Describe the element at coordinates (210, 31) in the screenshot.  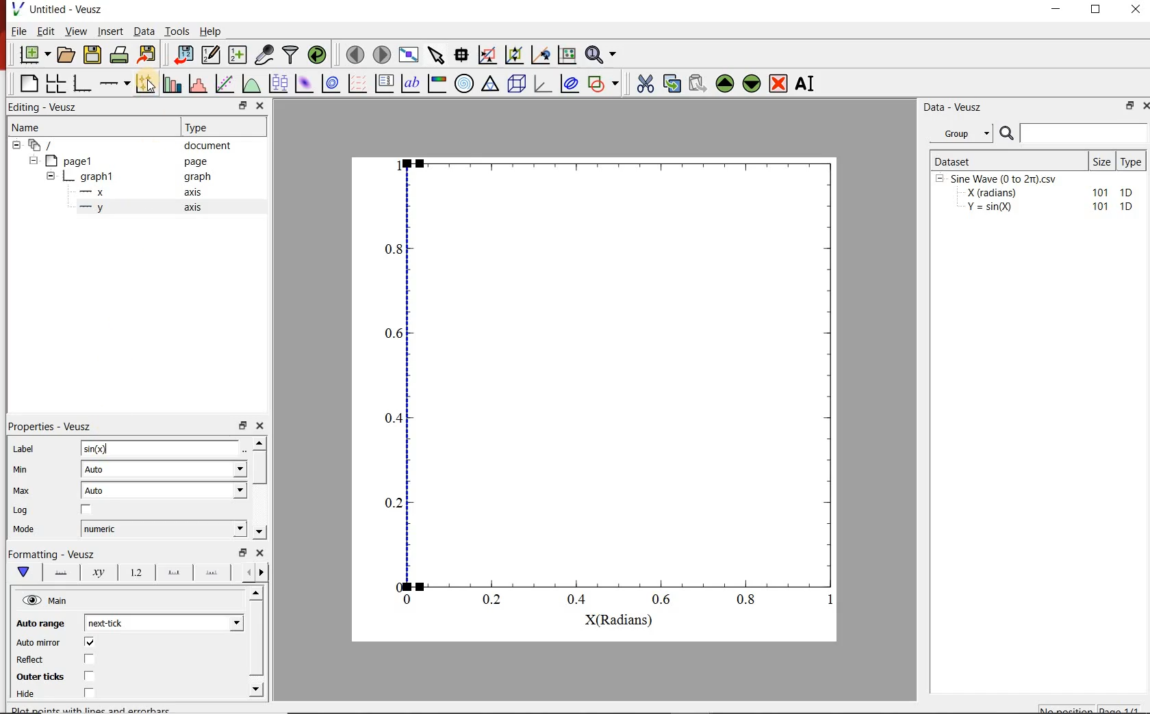
I see `Help` at that location.